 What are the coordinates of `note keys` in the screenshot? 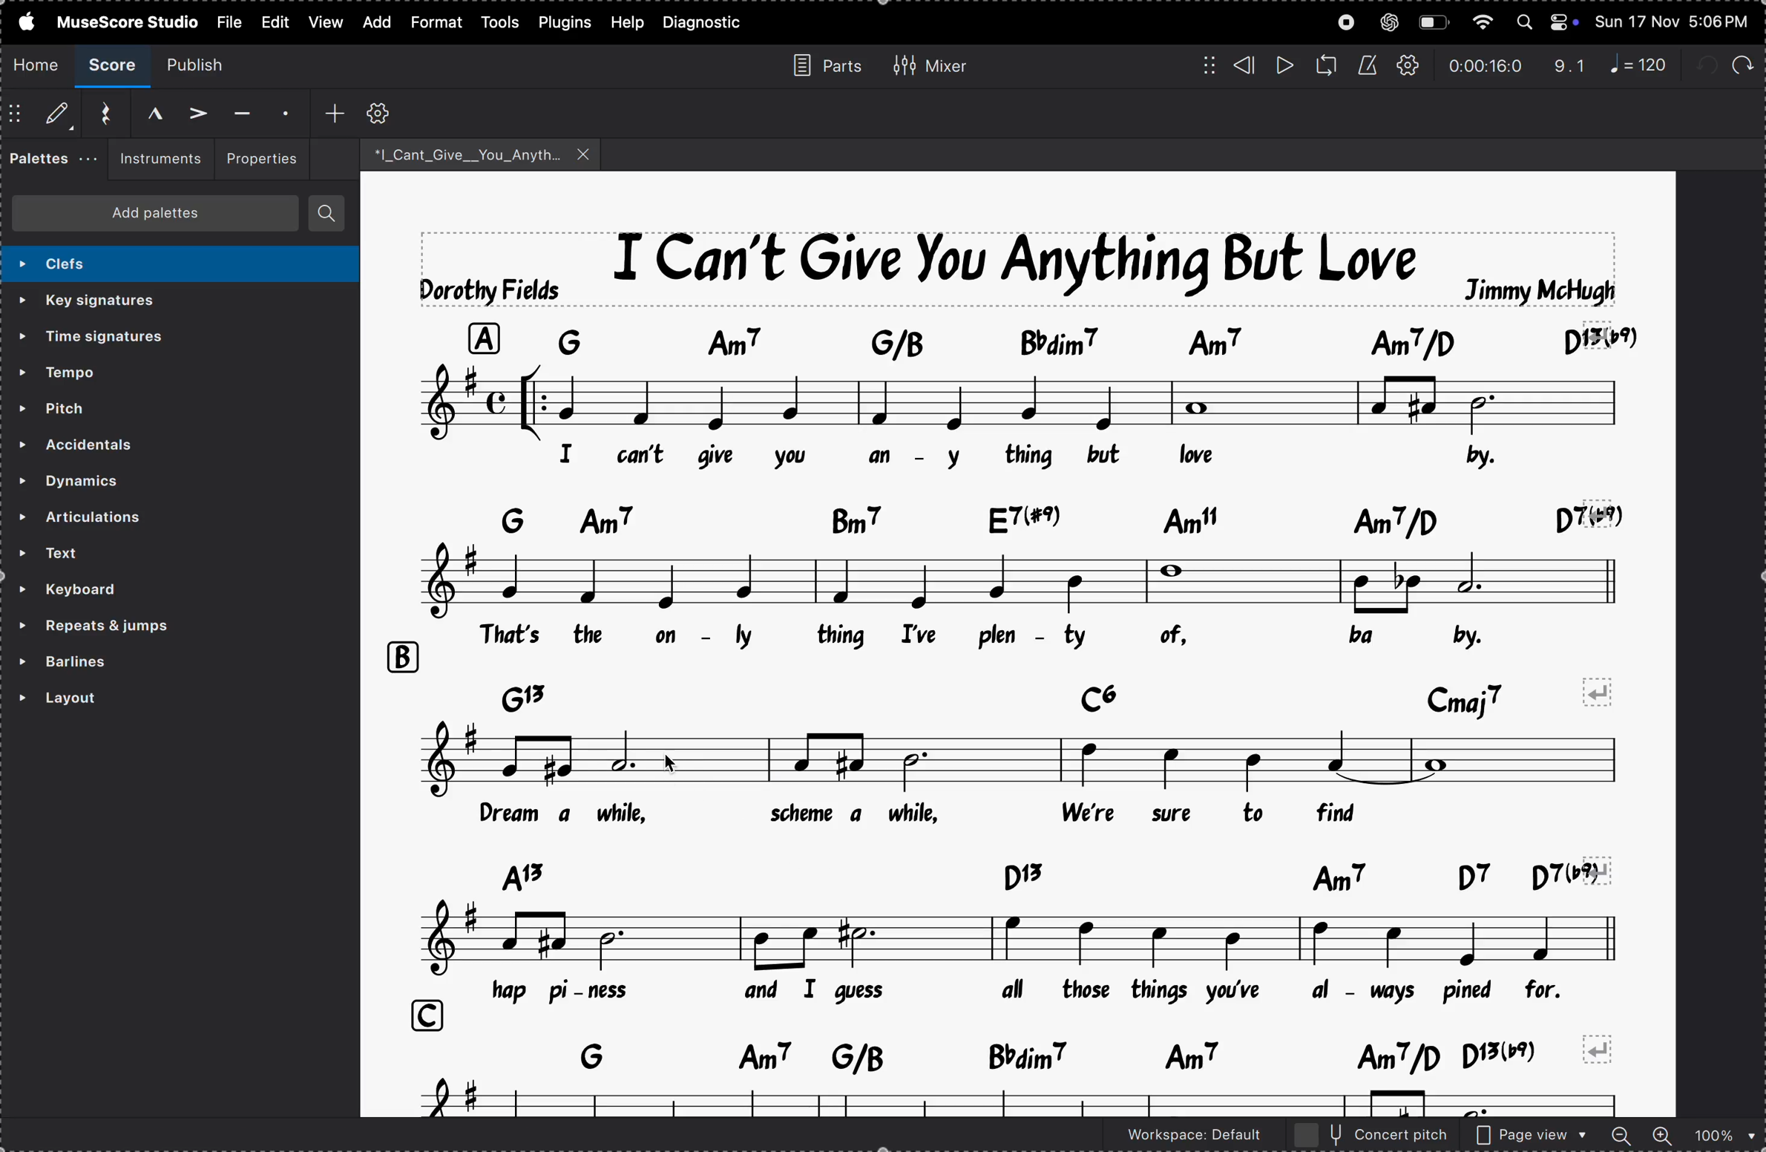 It's located at (1036, 339).